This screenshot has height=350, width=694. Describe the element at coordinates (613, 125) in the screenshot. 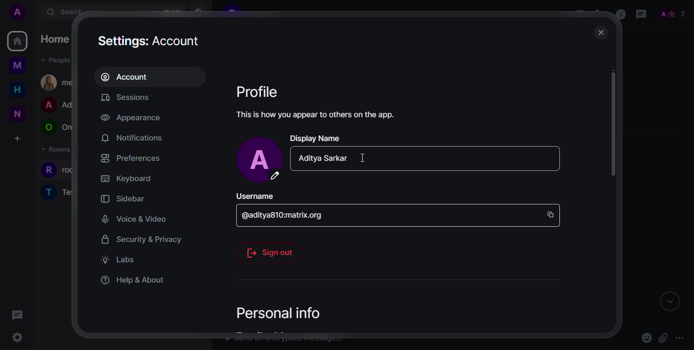

I see `scroll bar` at that location.